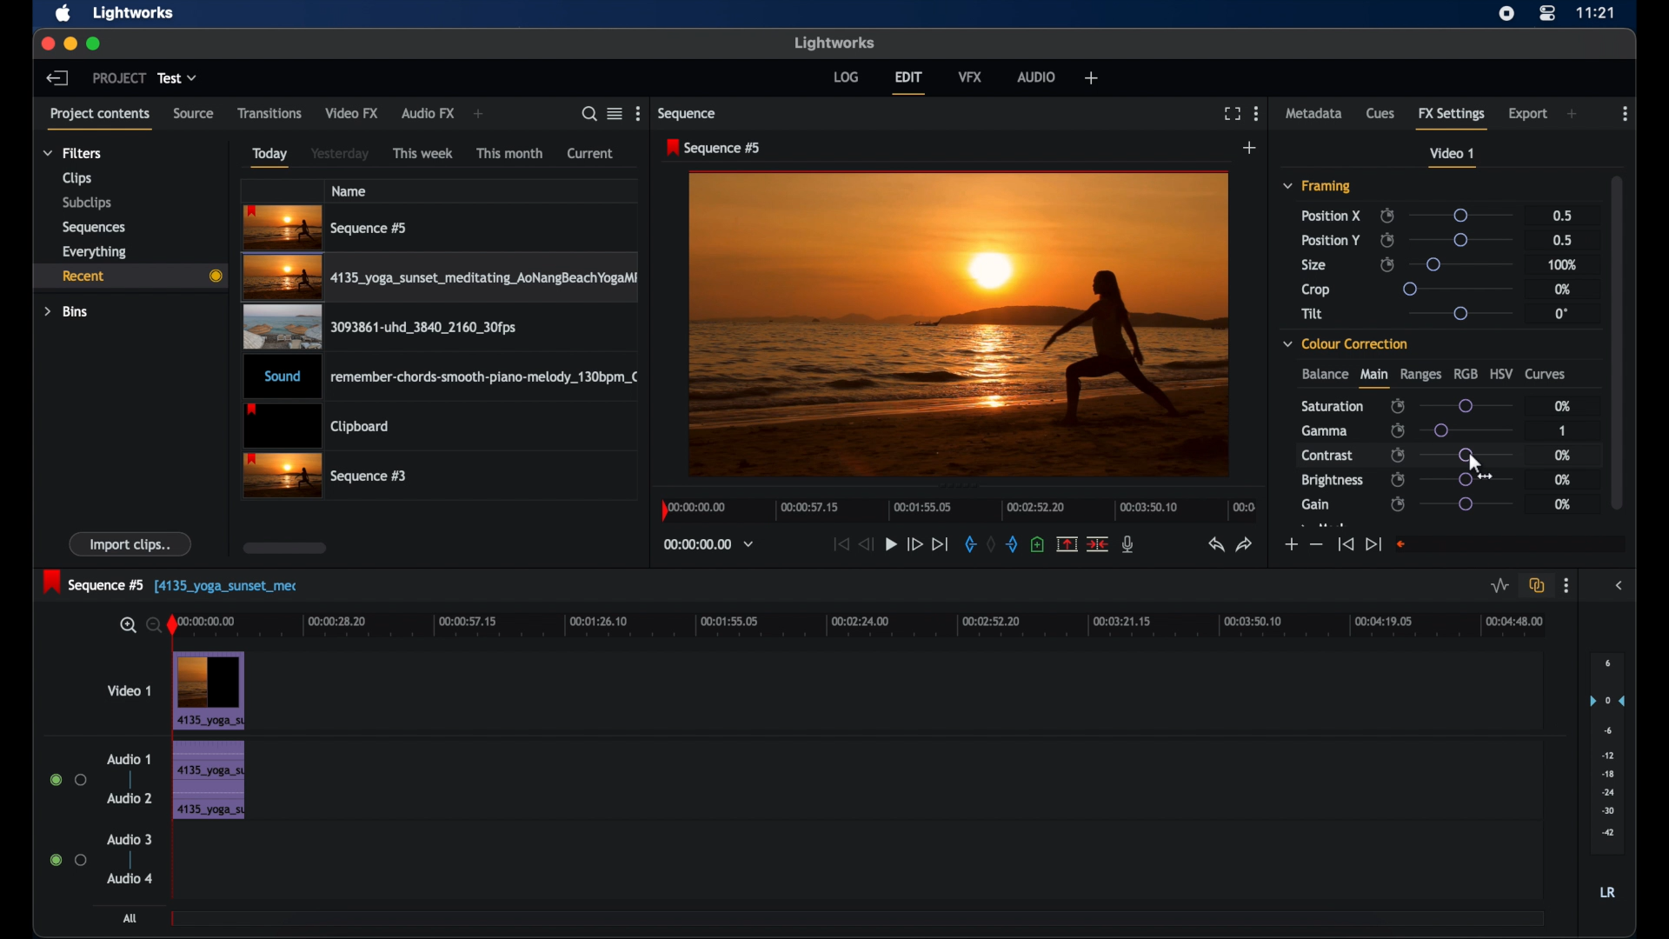 Image resolution: width=1669 pixels, height=939 pixels. What do you see at coordinates (1331, 481) in the screenshot?
I see `brightness` at bounding box center [1331, 481].